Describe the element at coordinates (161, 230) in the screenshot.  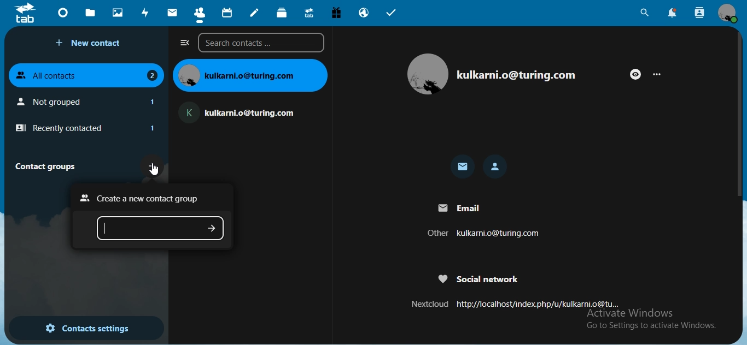
I see `textbox` at that location.